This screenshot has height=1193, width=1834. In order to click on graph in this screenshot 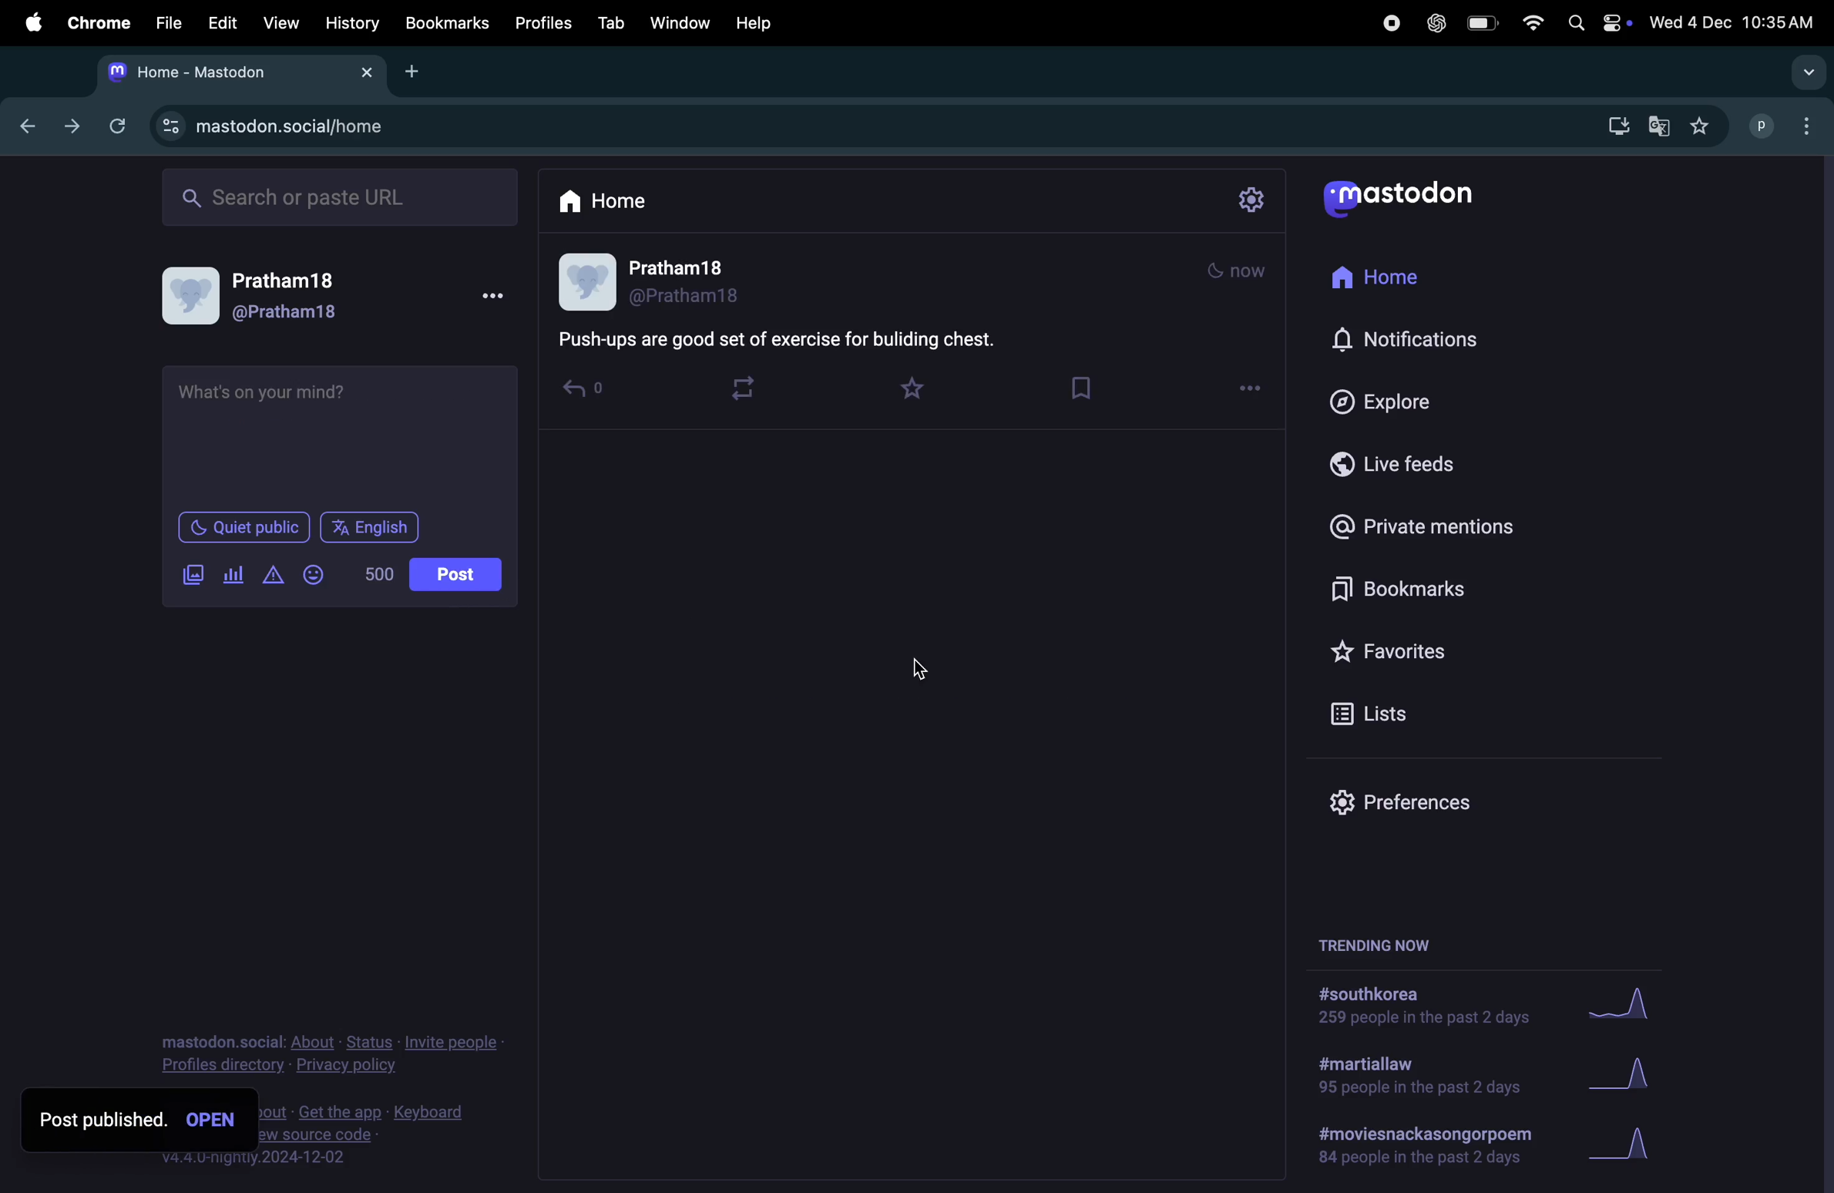, I will do `click(1624, 1010)`.